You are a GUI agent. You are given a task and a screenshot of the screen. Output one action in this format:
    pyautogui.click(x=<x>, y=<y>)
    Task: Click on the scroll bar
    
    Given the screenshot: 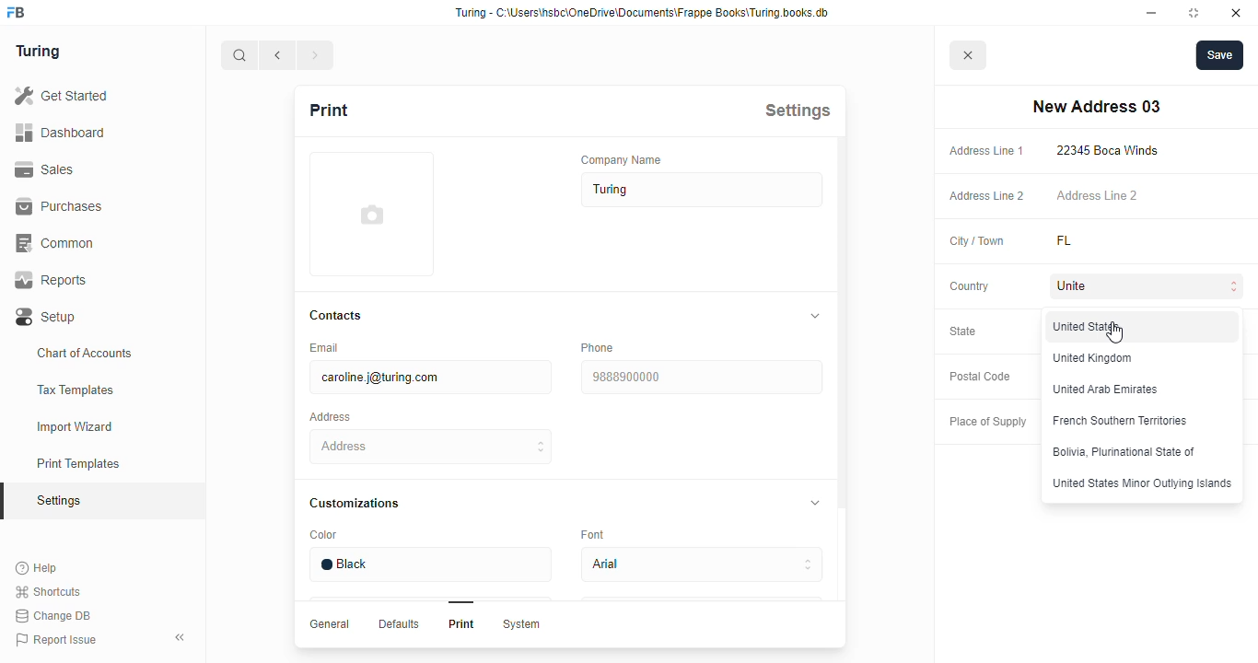 What is the action you would take?
    pyautogui.click(x=841, y=392)
    